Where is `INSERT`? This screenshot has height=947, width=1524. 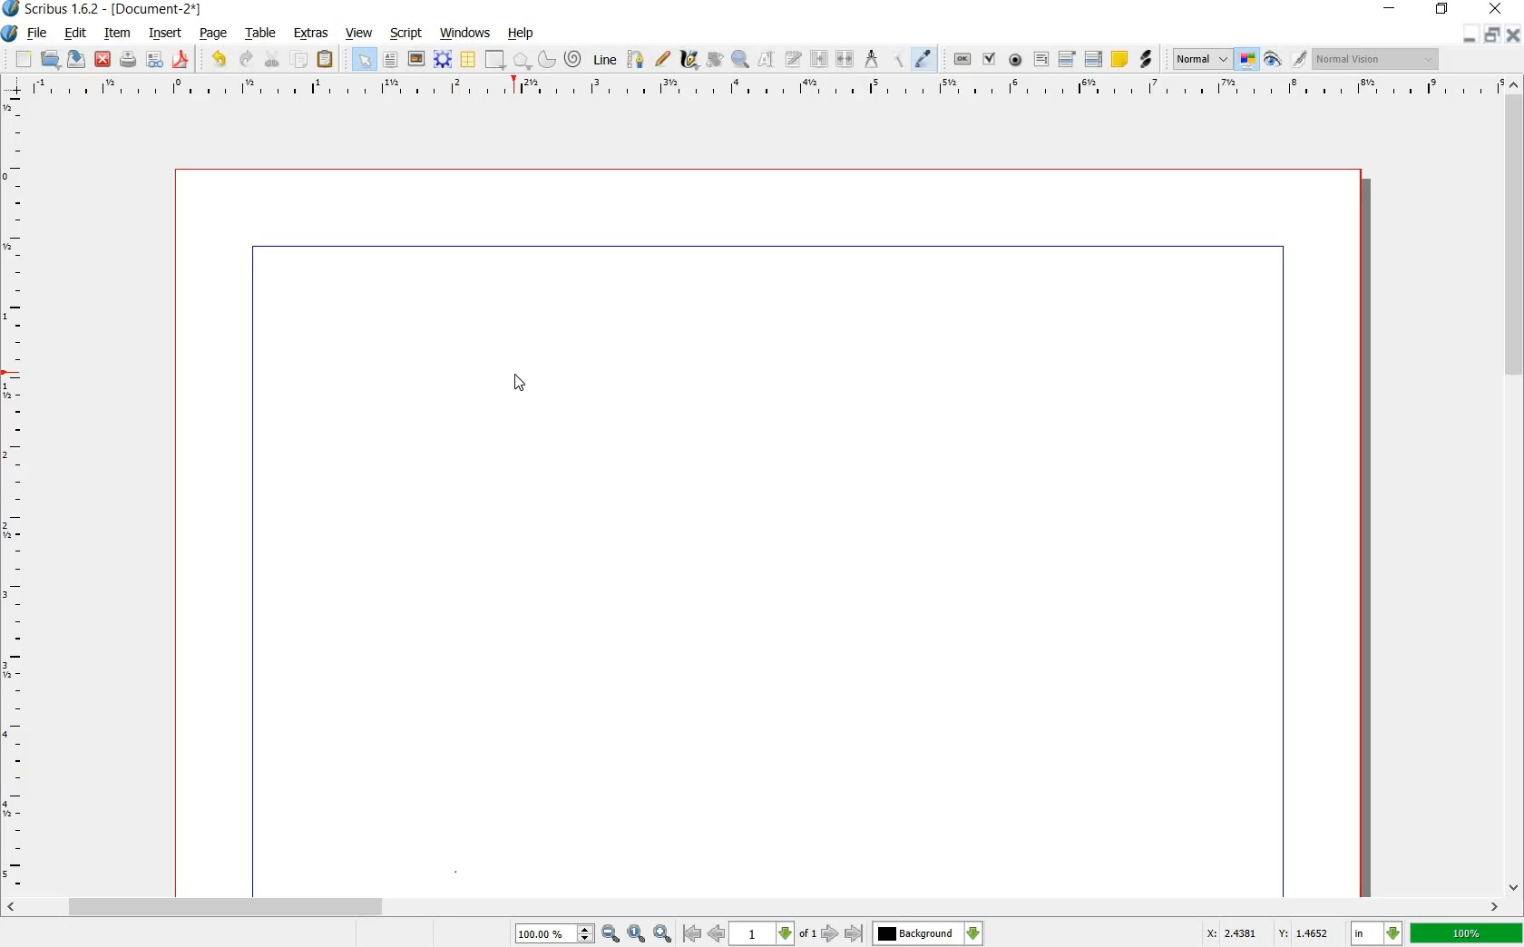
INSERT is located at coordinates (165, 34).